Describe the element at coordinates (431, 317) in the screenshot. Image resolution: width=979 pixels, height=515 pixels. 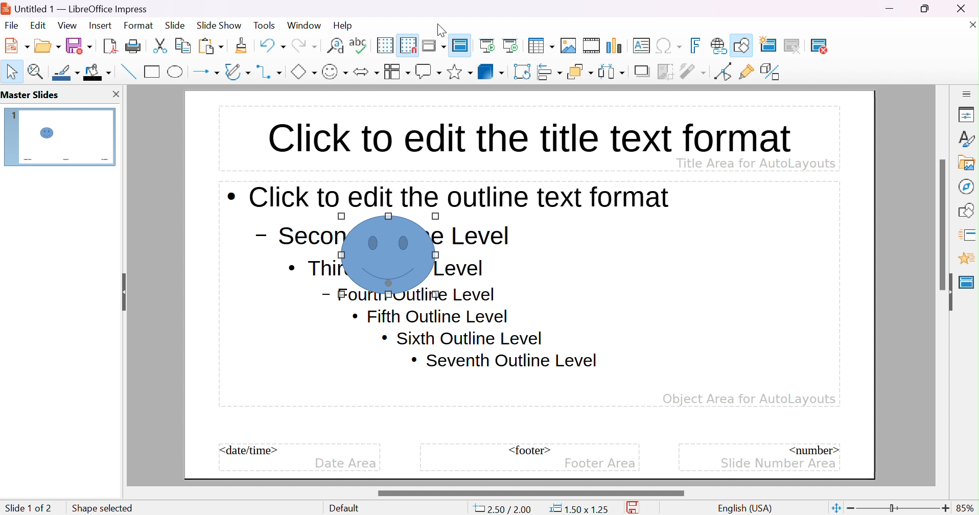
I see `sixth outline level` at that location.